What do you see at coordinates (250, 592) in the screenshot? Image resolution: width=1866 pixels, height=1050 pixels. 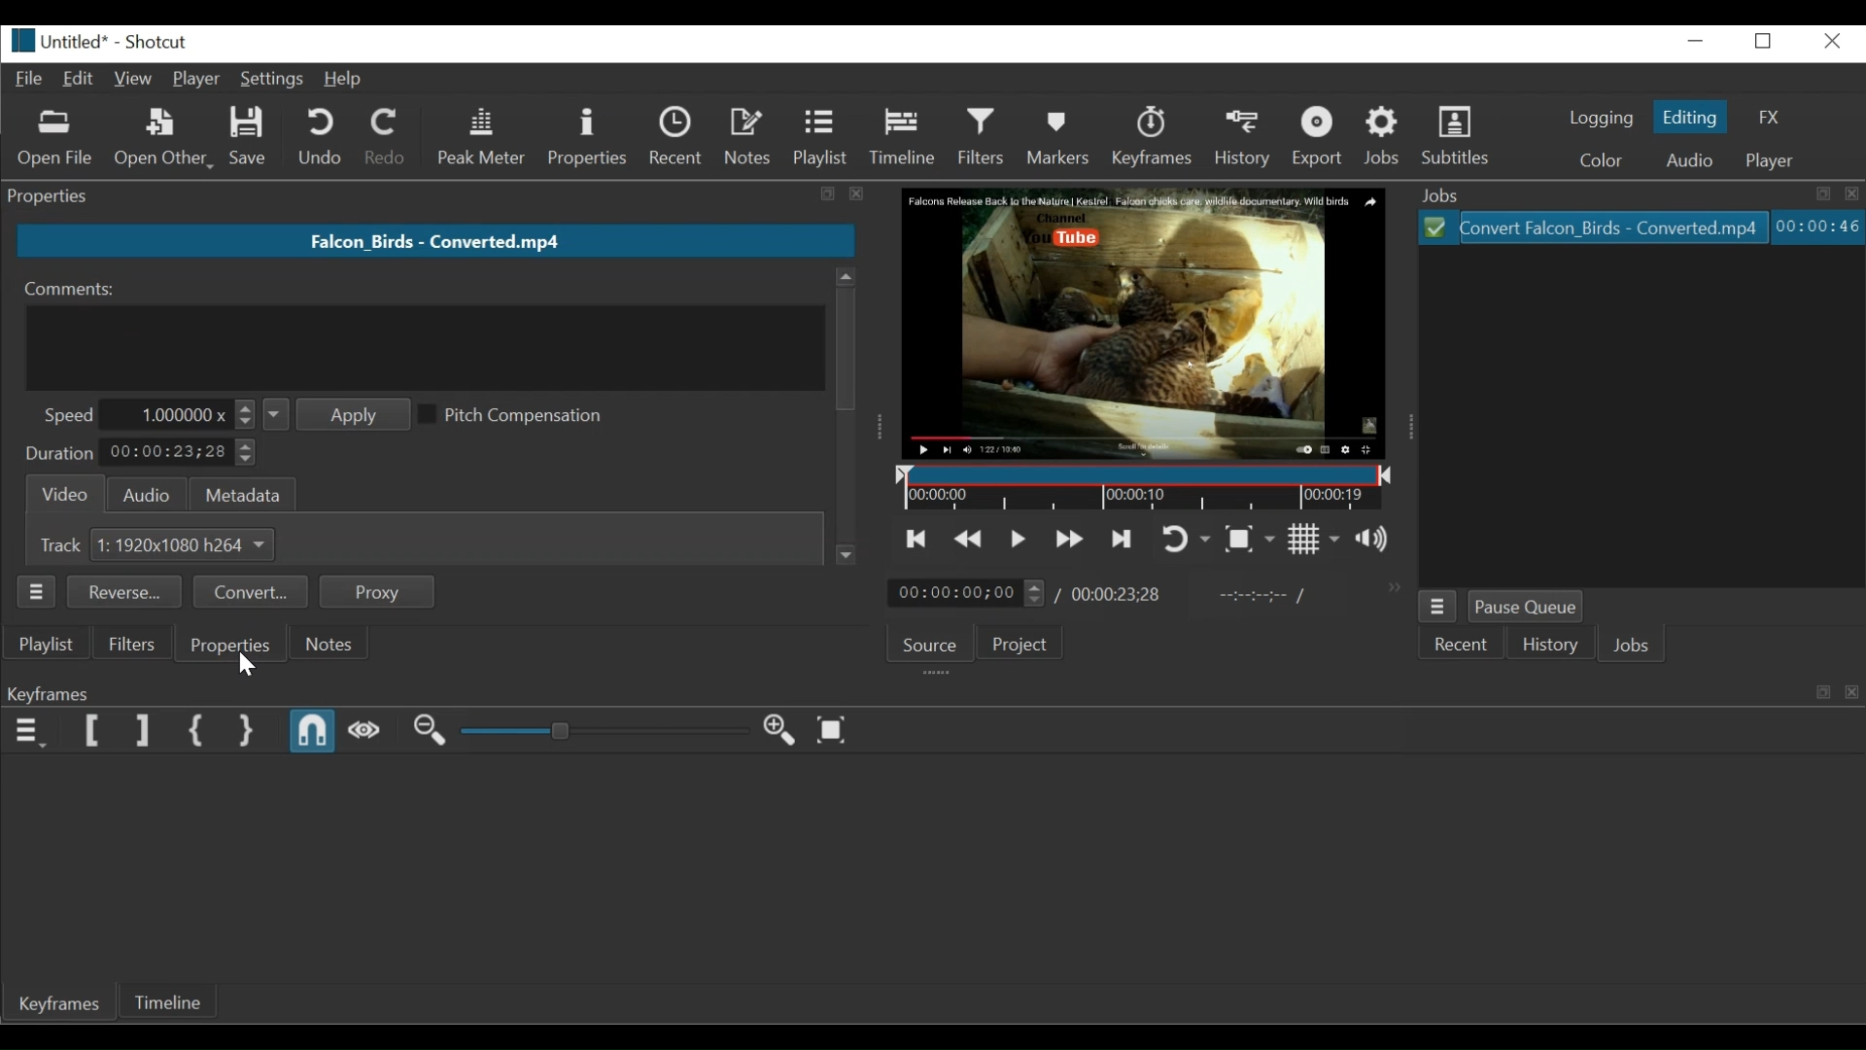 I see `Convert` at bounding box center [250, 592].